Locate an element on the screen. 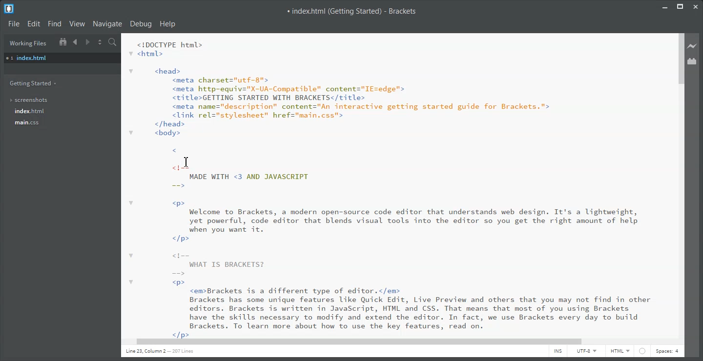 This screenshot has height=361, width=703. HTML is located at coordinates (620, 352).